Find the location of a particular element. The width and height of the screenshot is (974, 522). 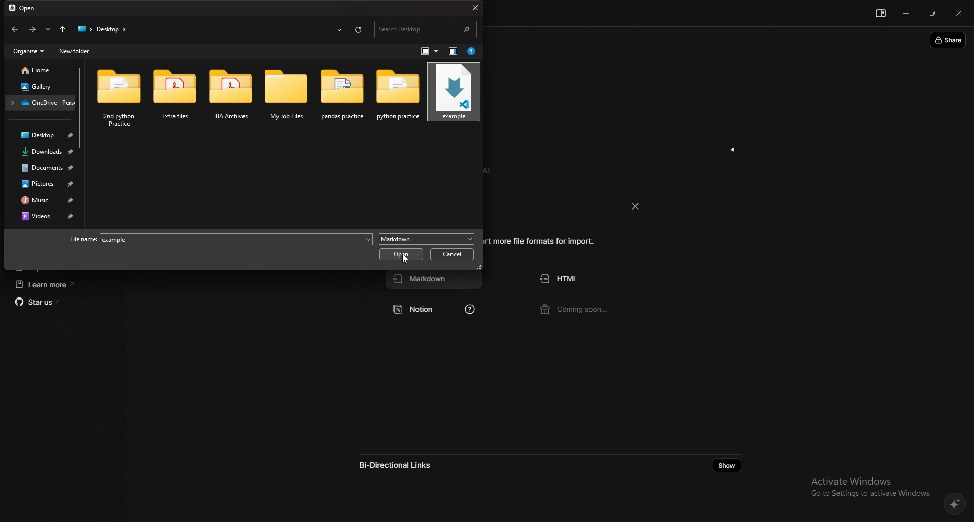

example is located at coordinates (236, 240).